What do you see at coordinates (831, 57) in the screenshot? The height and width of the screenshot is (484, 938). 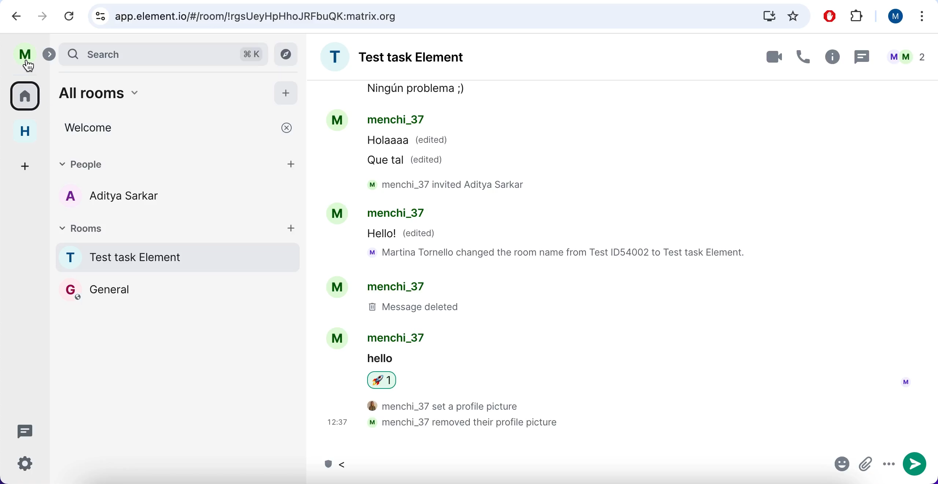 I see `room info` at bounding box center [831, 57].